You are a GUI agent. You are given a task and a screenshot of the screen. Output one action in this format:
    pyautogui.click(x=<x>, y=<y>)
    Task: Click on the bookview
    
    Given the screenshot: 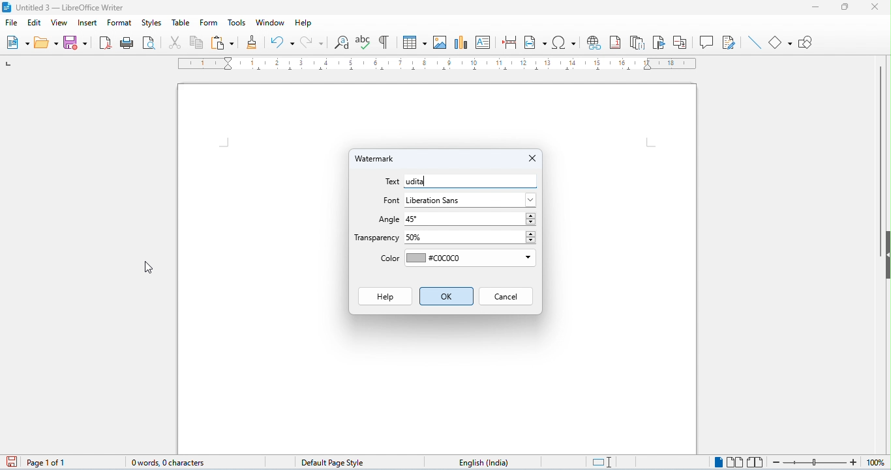 What is the action you would take?
    pyautogui.click(x=757, y=462)
    